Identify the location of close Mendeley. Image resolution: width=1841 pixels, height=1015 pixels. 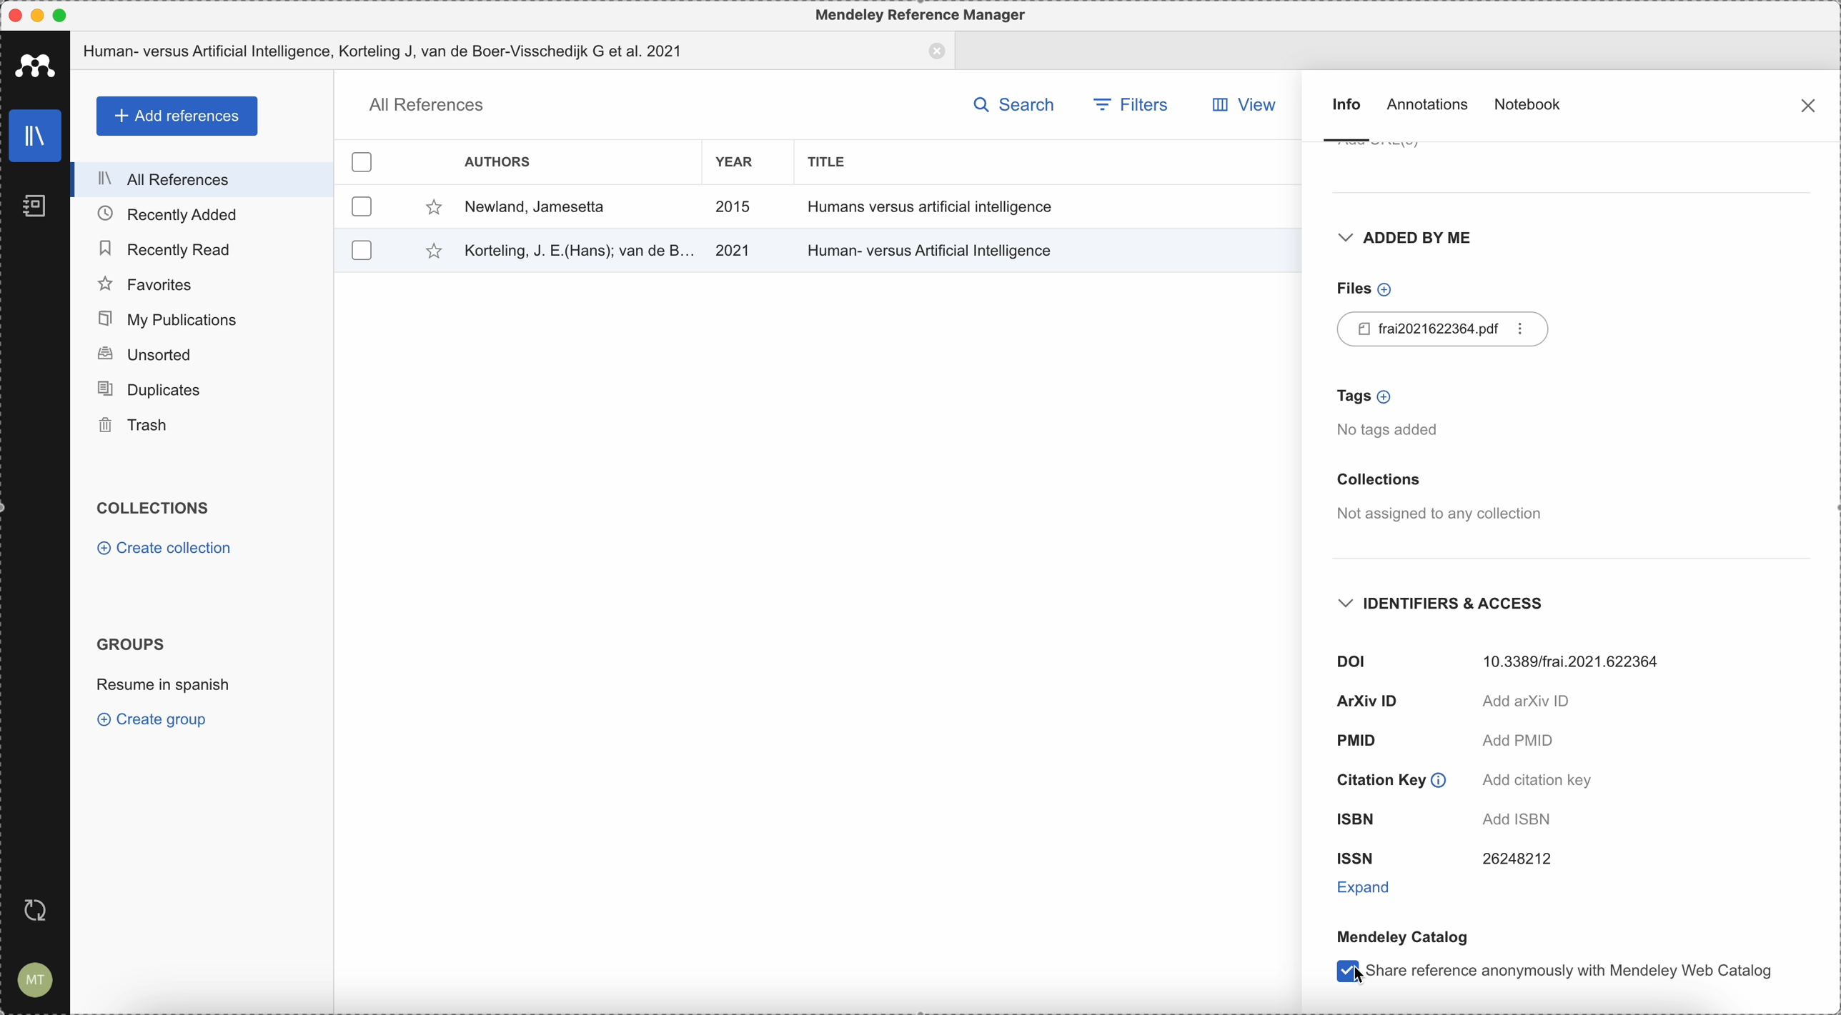
(14, 14).